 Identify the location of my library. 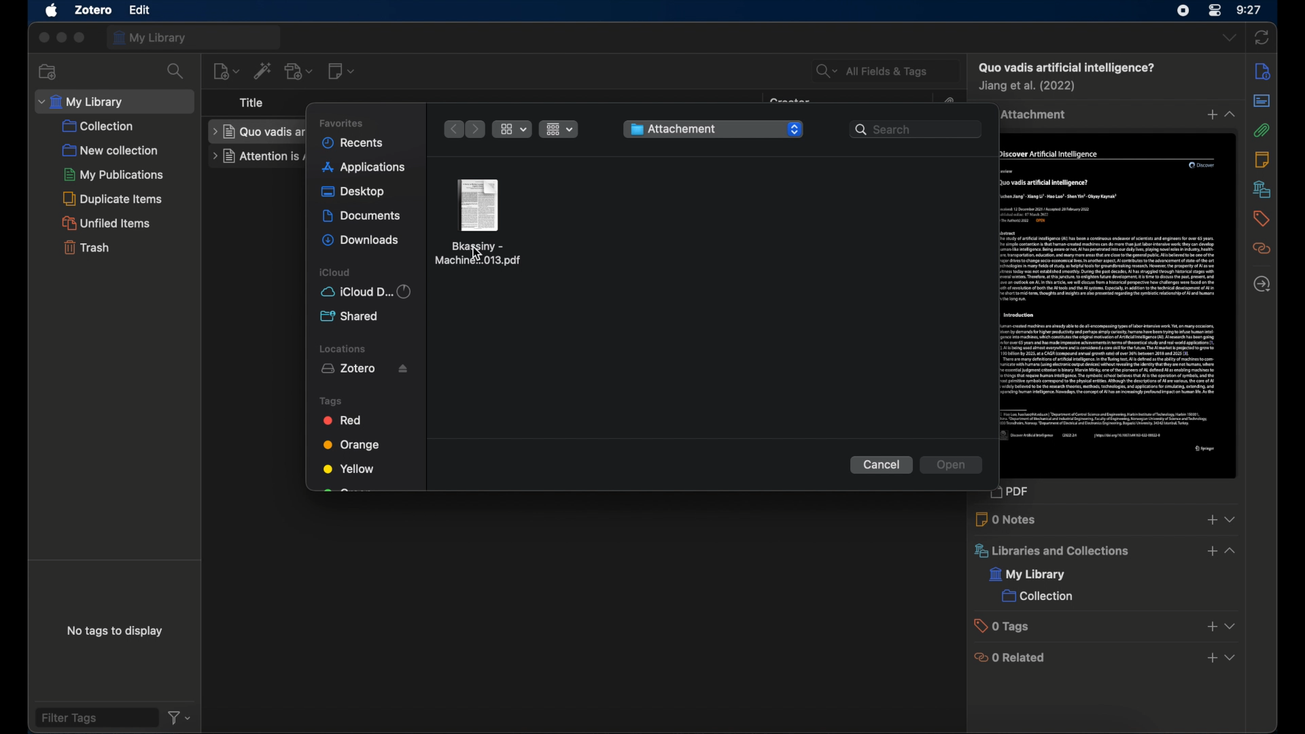
(194, 37).